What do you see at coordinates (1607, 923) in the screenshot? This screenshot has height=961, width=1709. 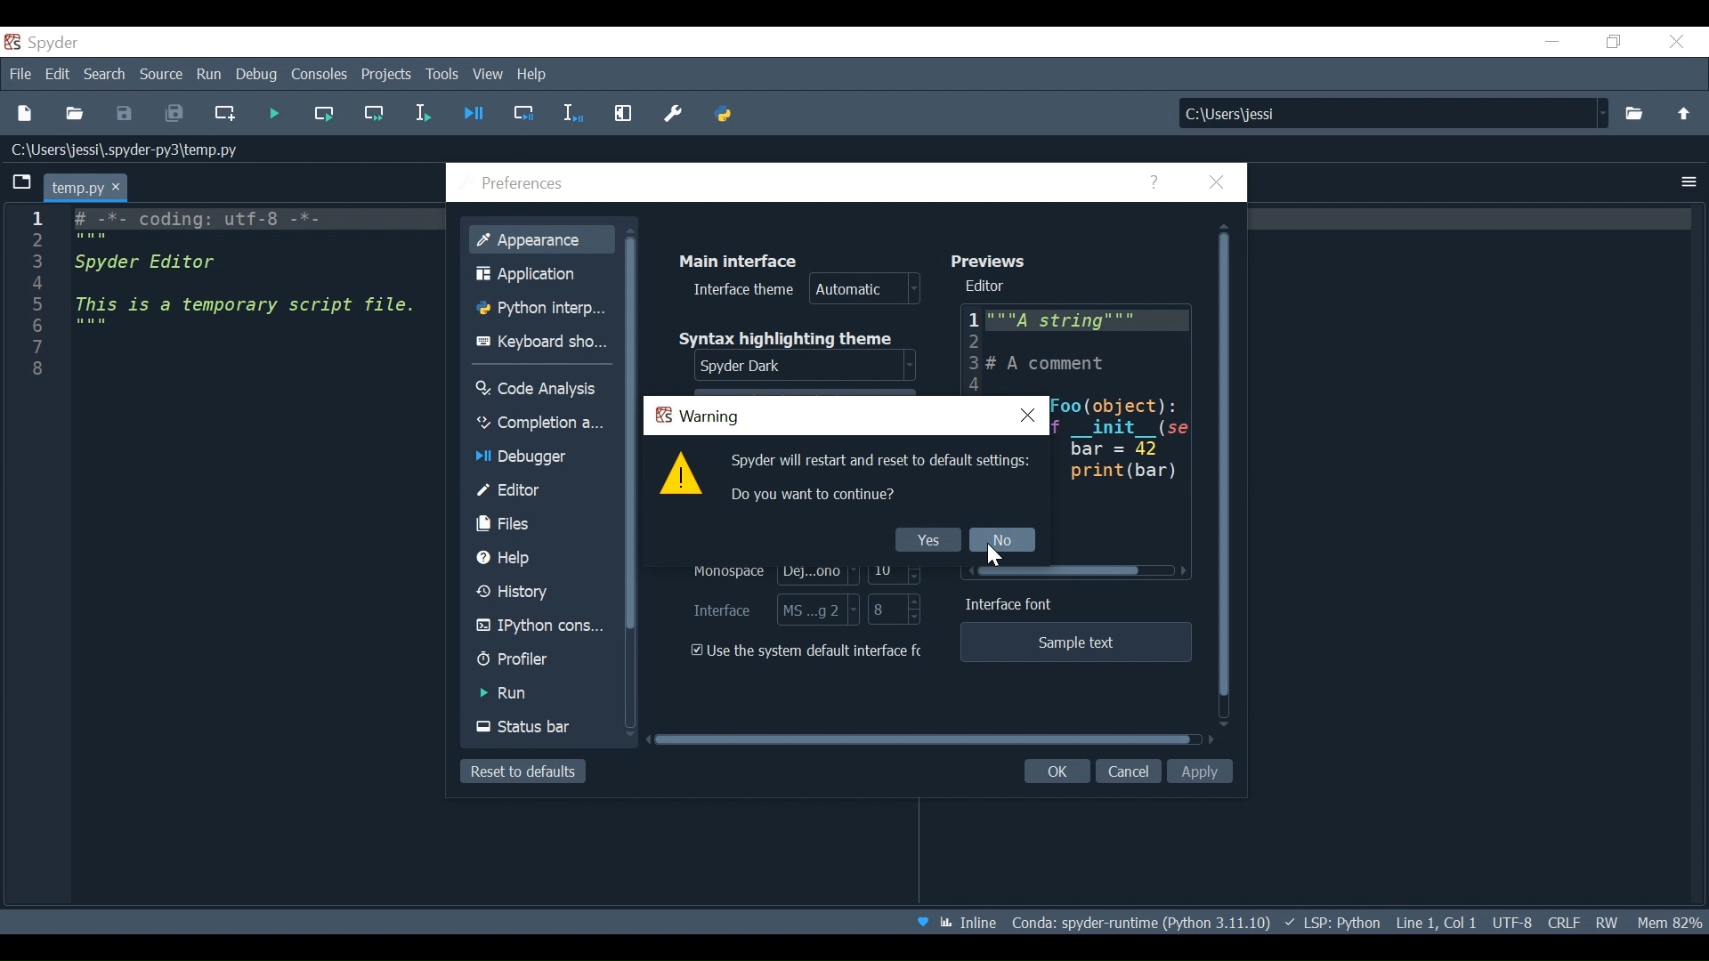 I see `File Permissions` at bounding box center [1607, 923].